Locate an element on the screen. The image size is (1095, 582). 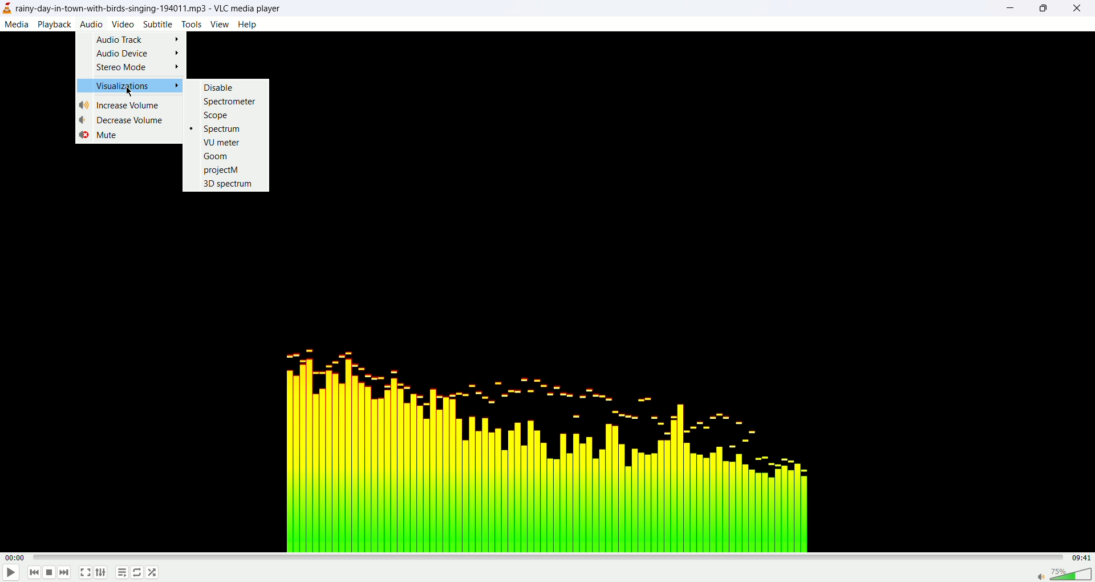
next is located at coordinates (64, 573).